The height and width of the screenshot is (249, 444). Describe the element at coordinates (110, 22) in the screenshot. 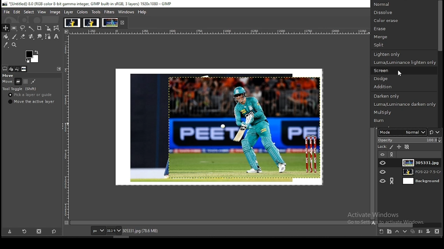

I see `image` at that location.